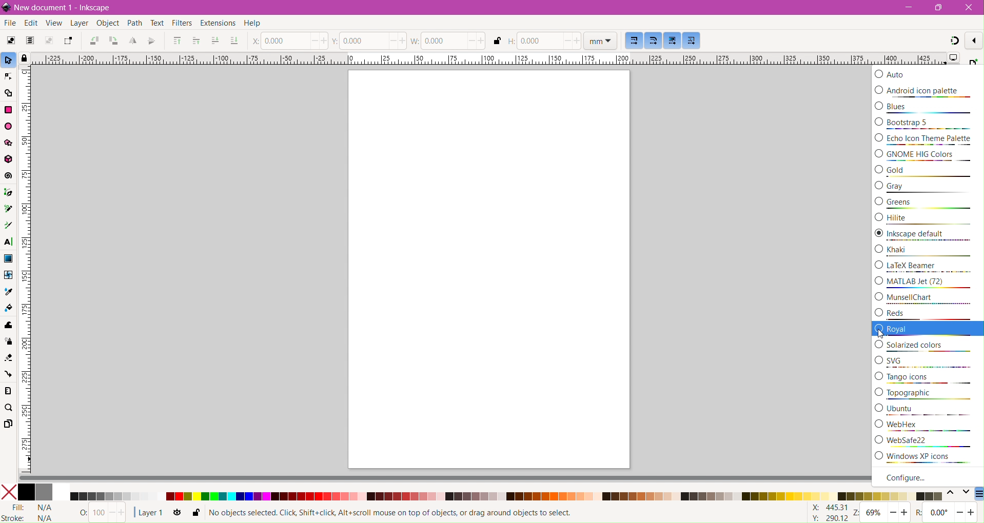  What do you see at coordinates (182, 24) in the screenshot?
I see `Filters` at bounding box center [182, 24].